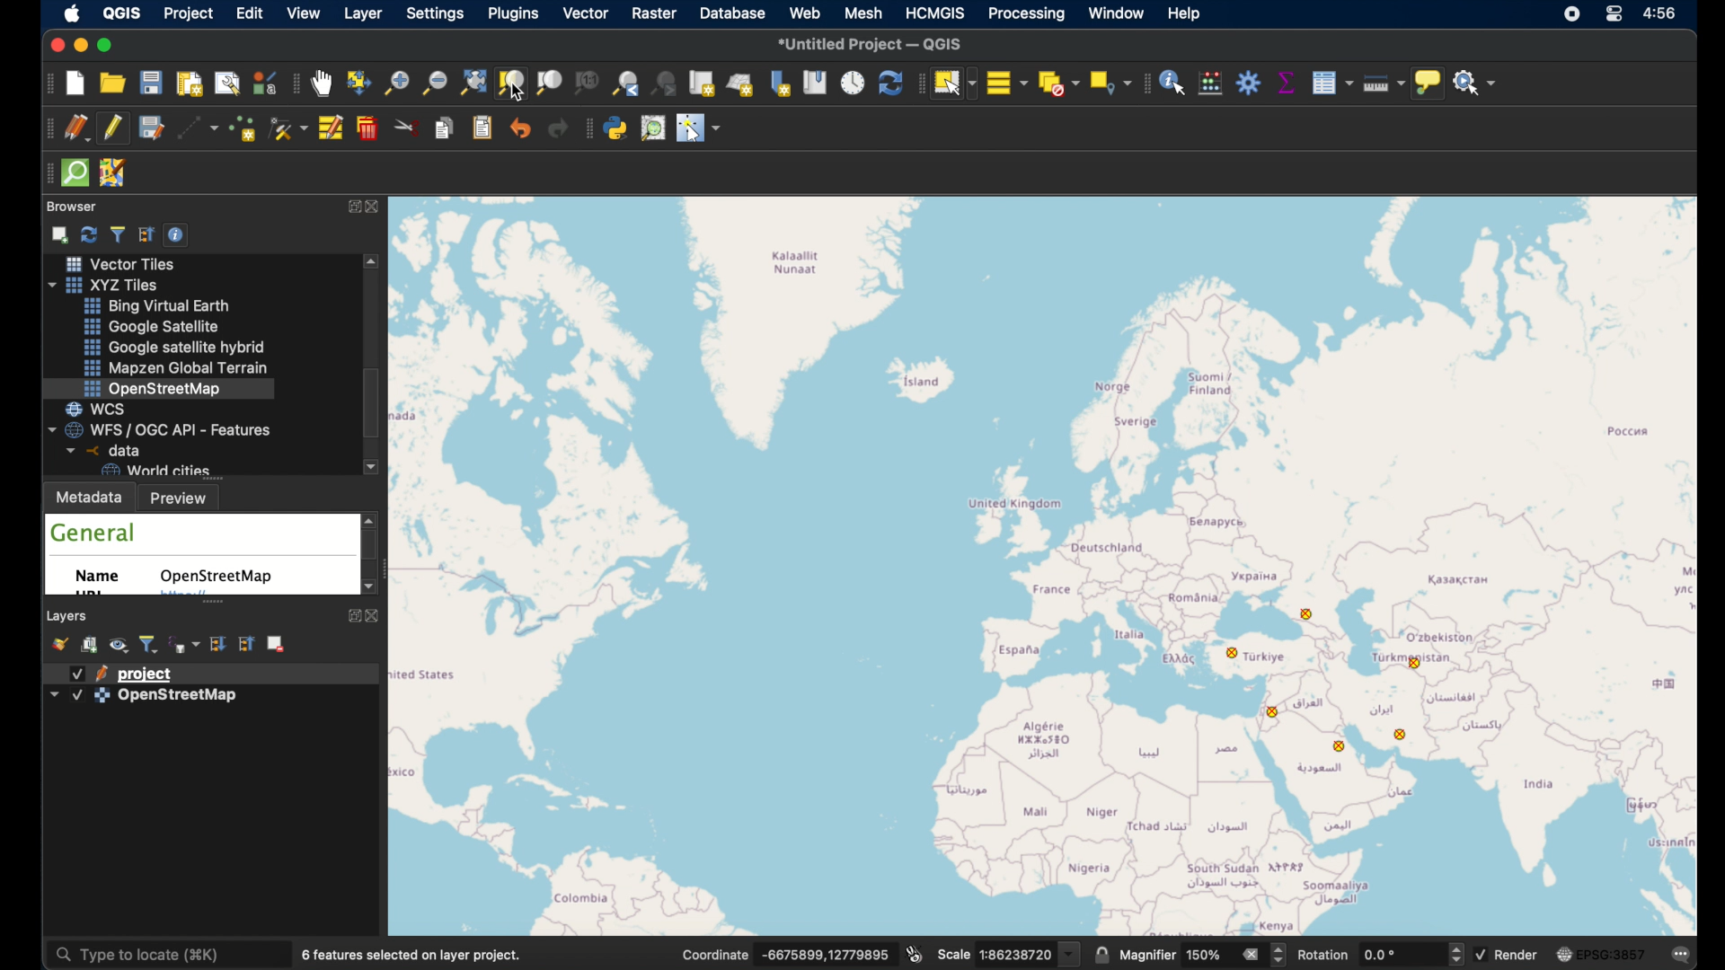 Image resolution: width=1725 pixels, height=970 pixels. Describe the element at coordinates (586, 14) in the screenshot. I see `vector` at that location.